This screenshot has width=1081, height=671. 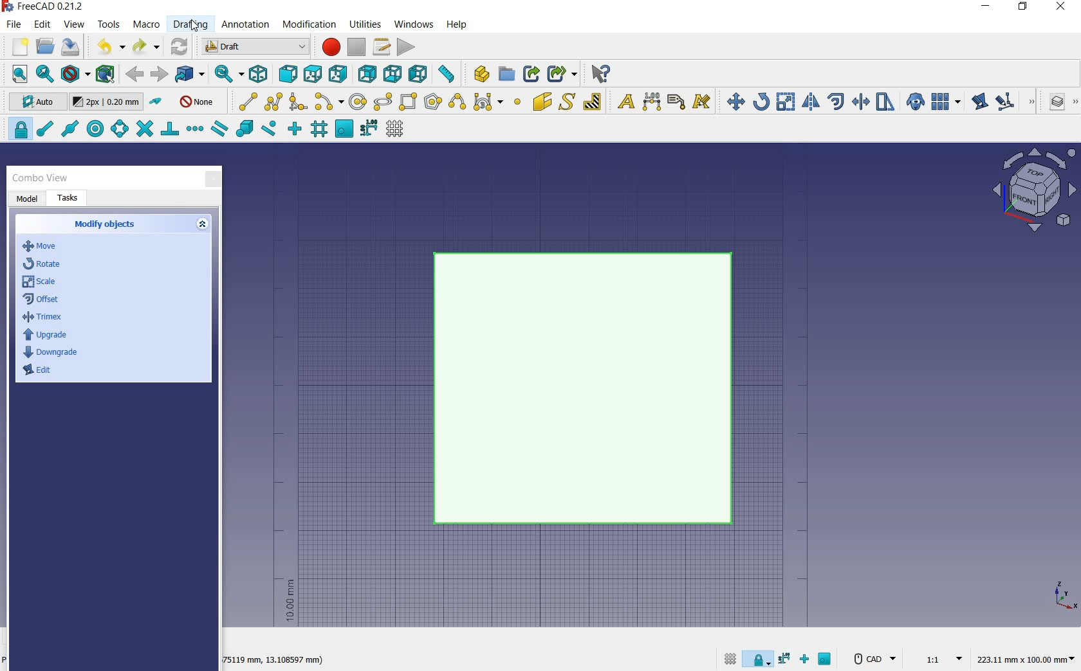 I want to click on text, so click(x=623, y=102).